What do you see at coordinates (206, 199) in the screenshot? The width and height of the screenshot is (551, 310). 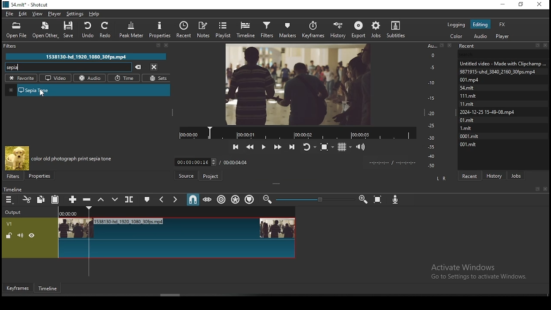 I see `scrub while dragging` at bounding box center [206, 199].